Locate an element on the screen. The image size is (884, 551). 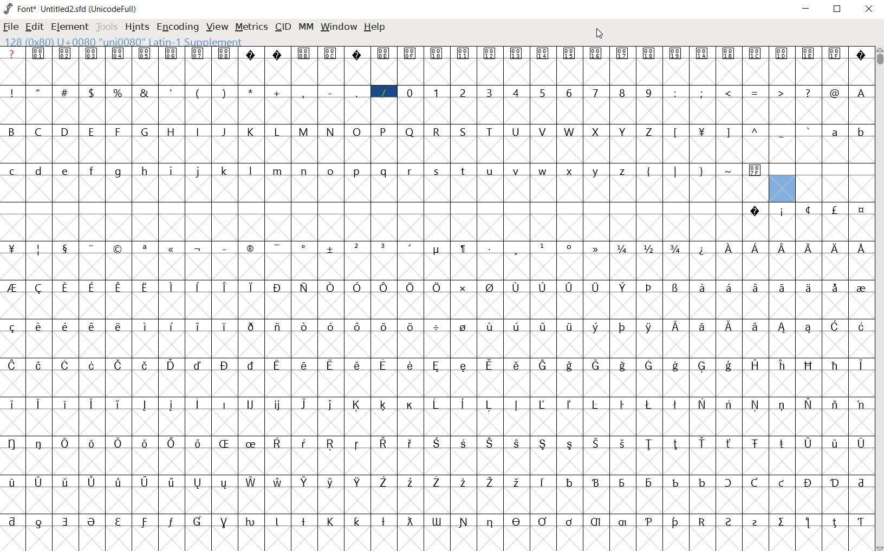
glyph is located at coordinates (383, 54).